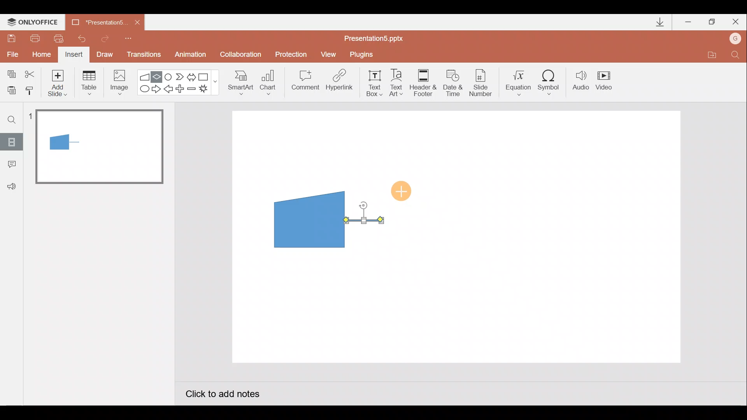 The height and width of the screenshot is (420, 747). What do you see at coordinates (712, 22) in the screenshot?
I see `Maximize` at bounding box center [712, 22].